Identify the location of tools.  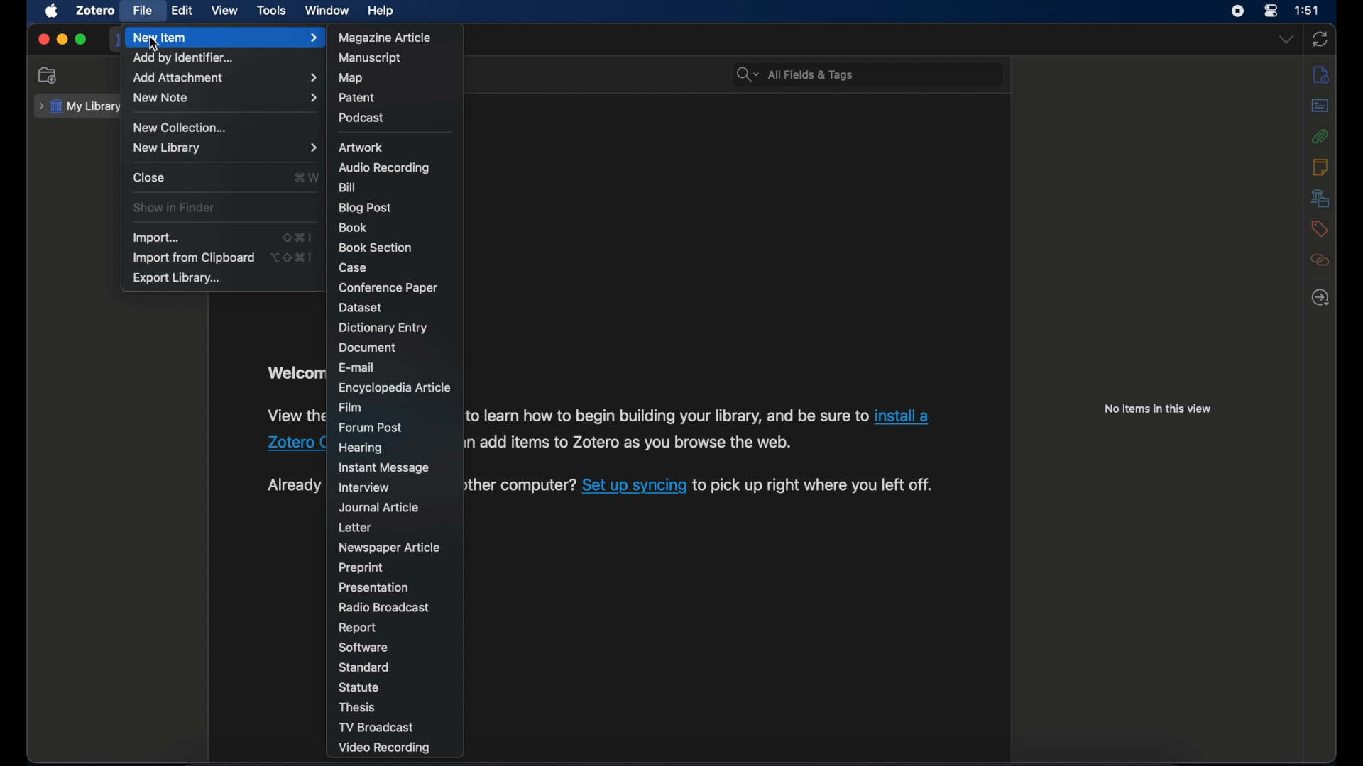
(272, 11).